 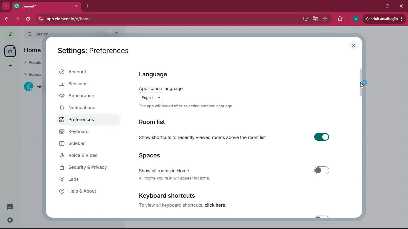 I want to click on Close, so click(x=401, y=6).